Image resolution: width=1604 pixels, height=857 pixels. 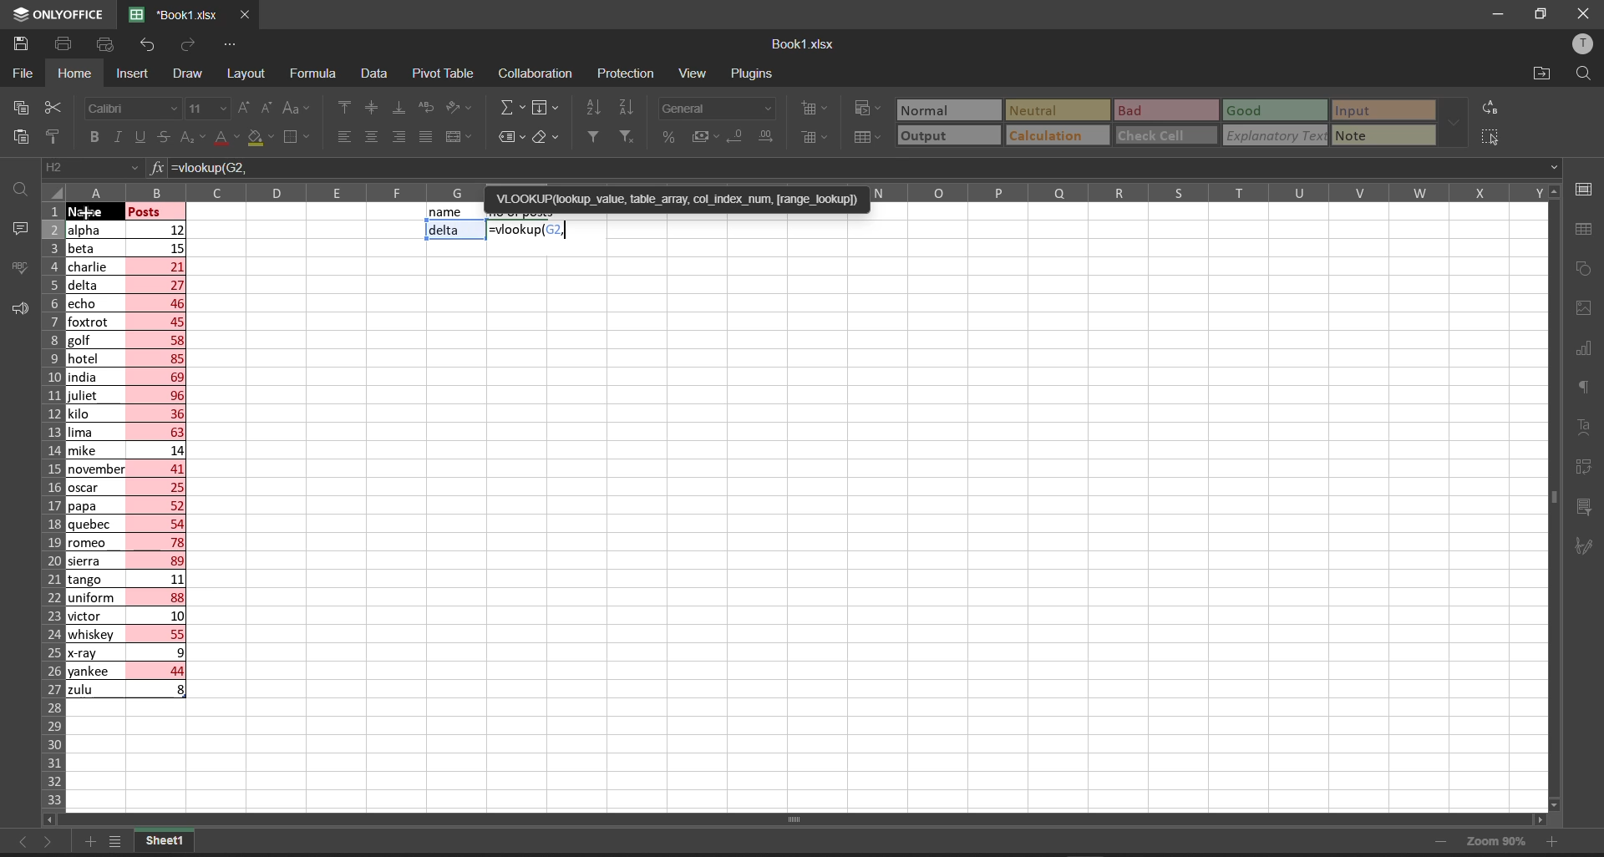 I want to click on vertical scroll bar, so click(x=1553, y=503).